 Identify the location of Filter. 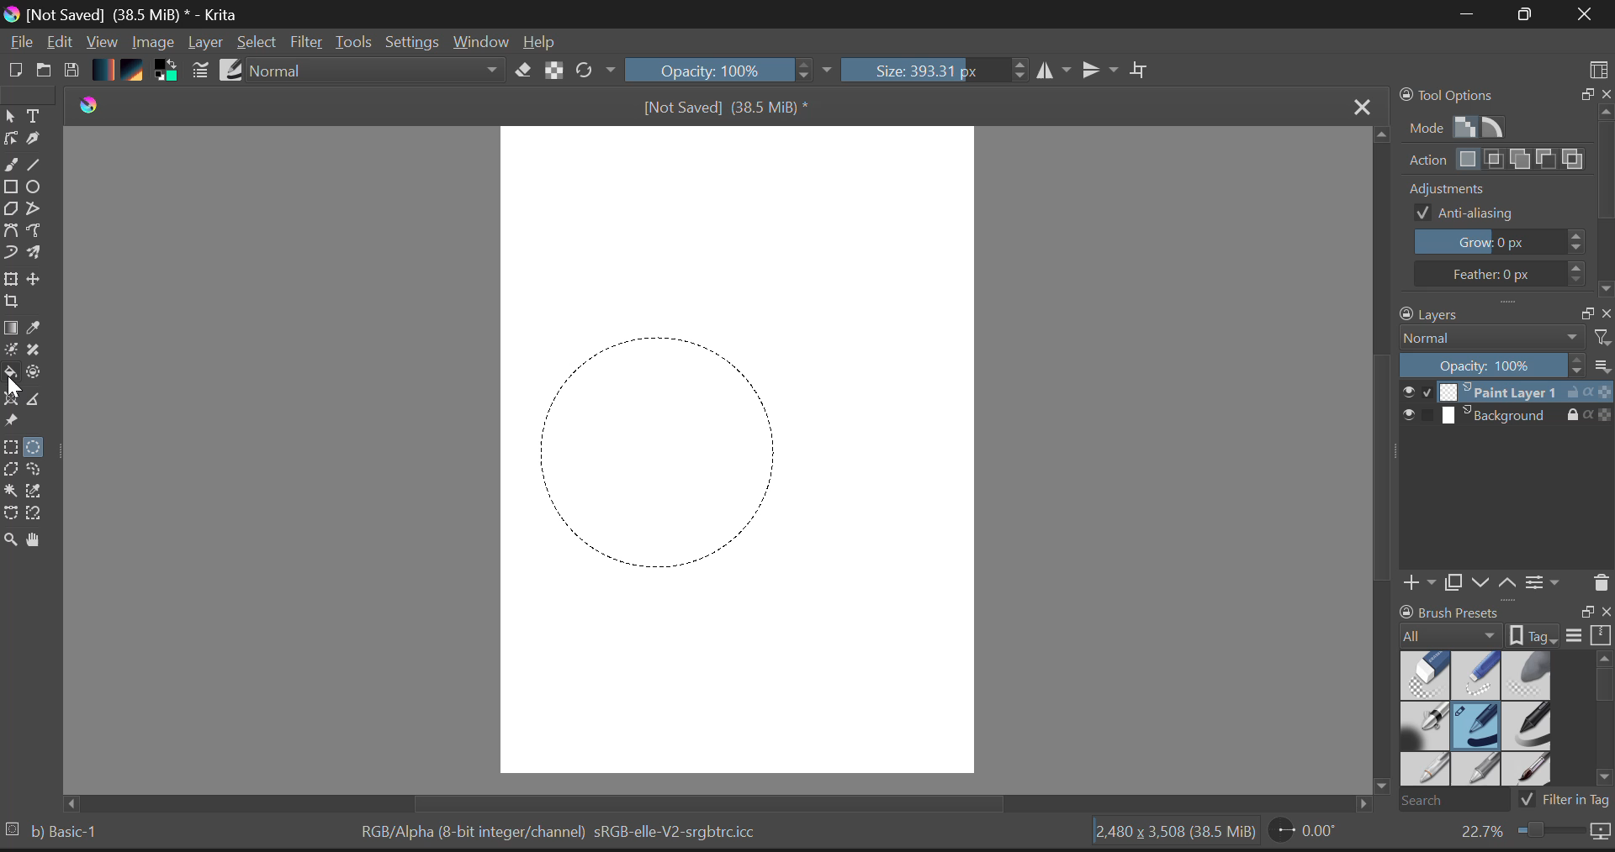
(307, 43).